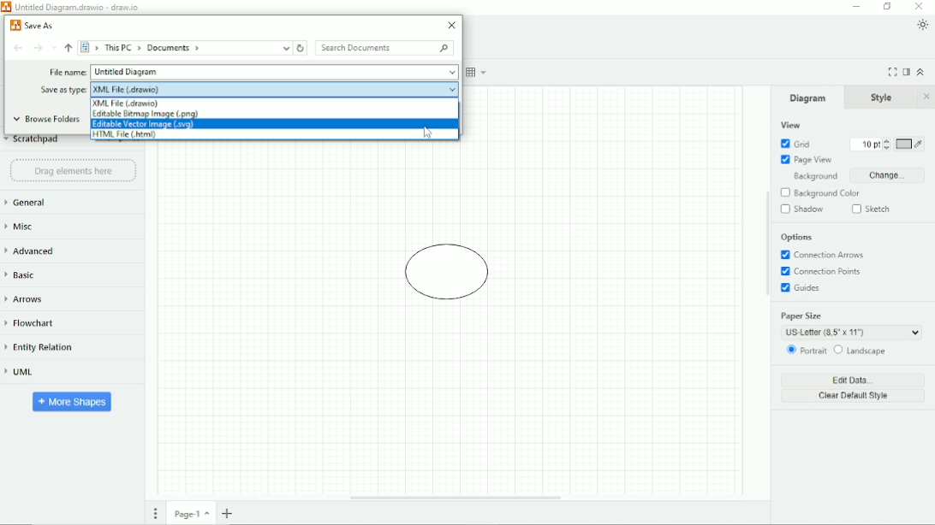  I want to click on Up to "This PC", so click(69, 50).